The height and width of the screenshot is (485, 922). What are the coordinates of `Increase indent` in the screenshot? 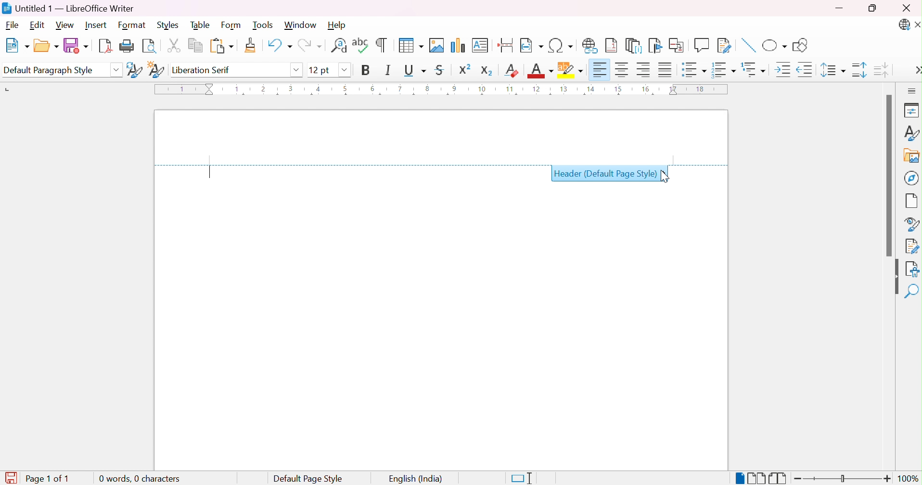 It's located at (784, 70).